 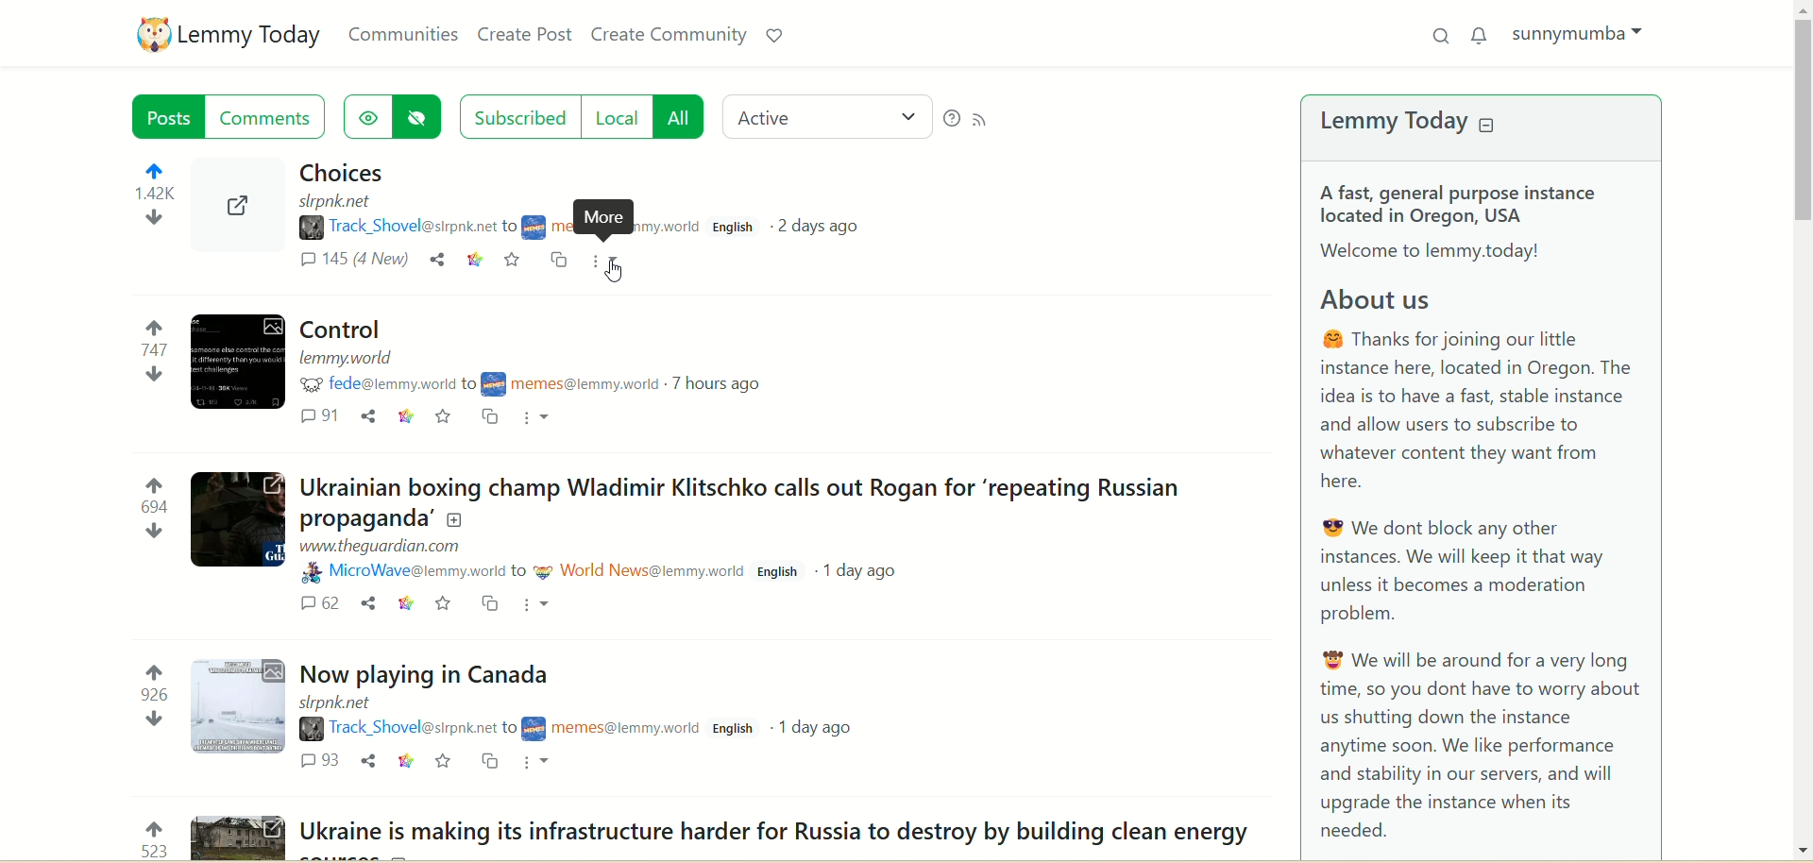 What do you see at coordinates (604, 223) in the screenshot?
I see `More description` at bounding box center [604, 223].